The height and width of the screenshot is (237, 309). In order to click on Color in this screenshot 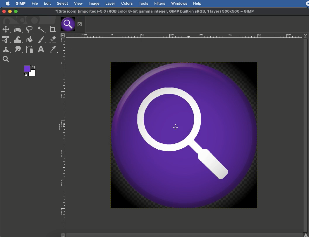, I will do `click(29, 71)`.